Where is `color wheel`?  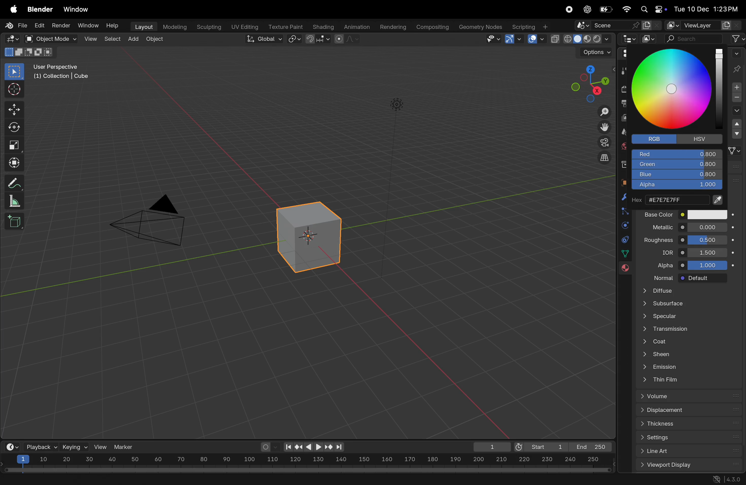 color wheel is located at coordinates (672, 89).